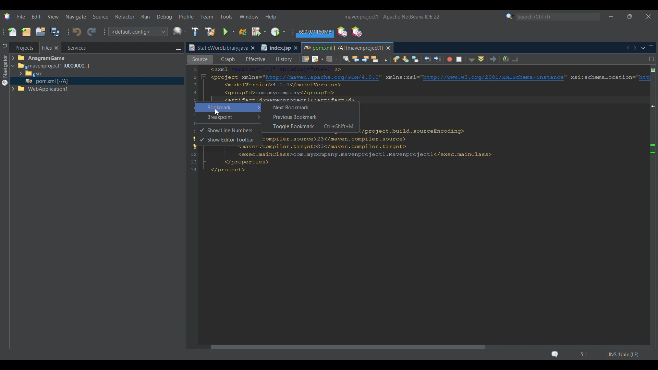 The height and width of the screenshot is (370, 658). What do you see at coordinates (611, 17) in the screenshot?
I see `Minimize` at bounding box center [611, 17].